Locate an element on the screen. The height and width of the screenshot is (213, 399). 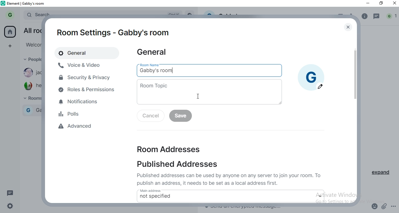
hector73 is located at coordinates (31, 86).